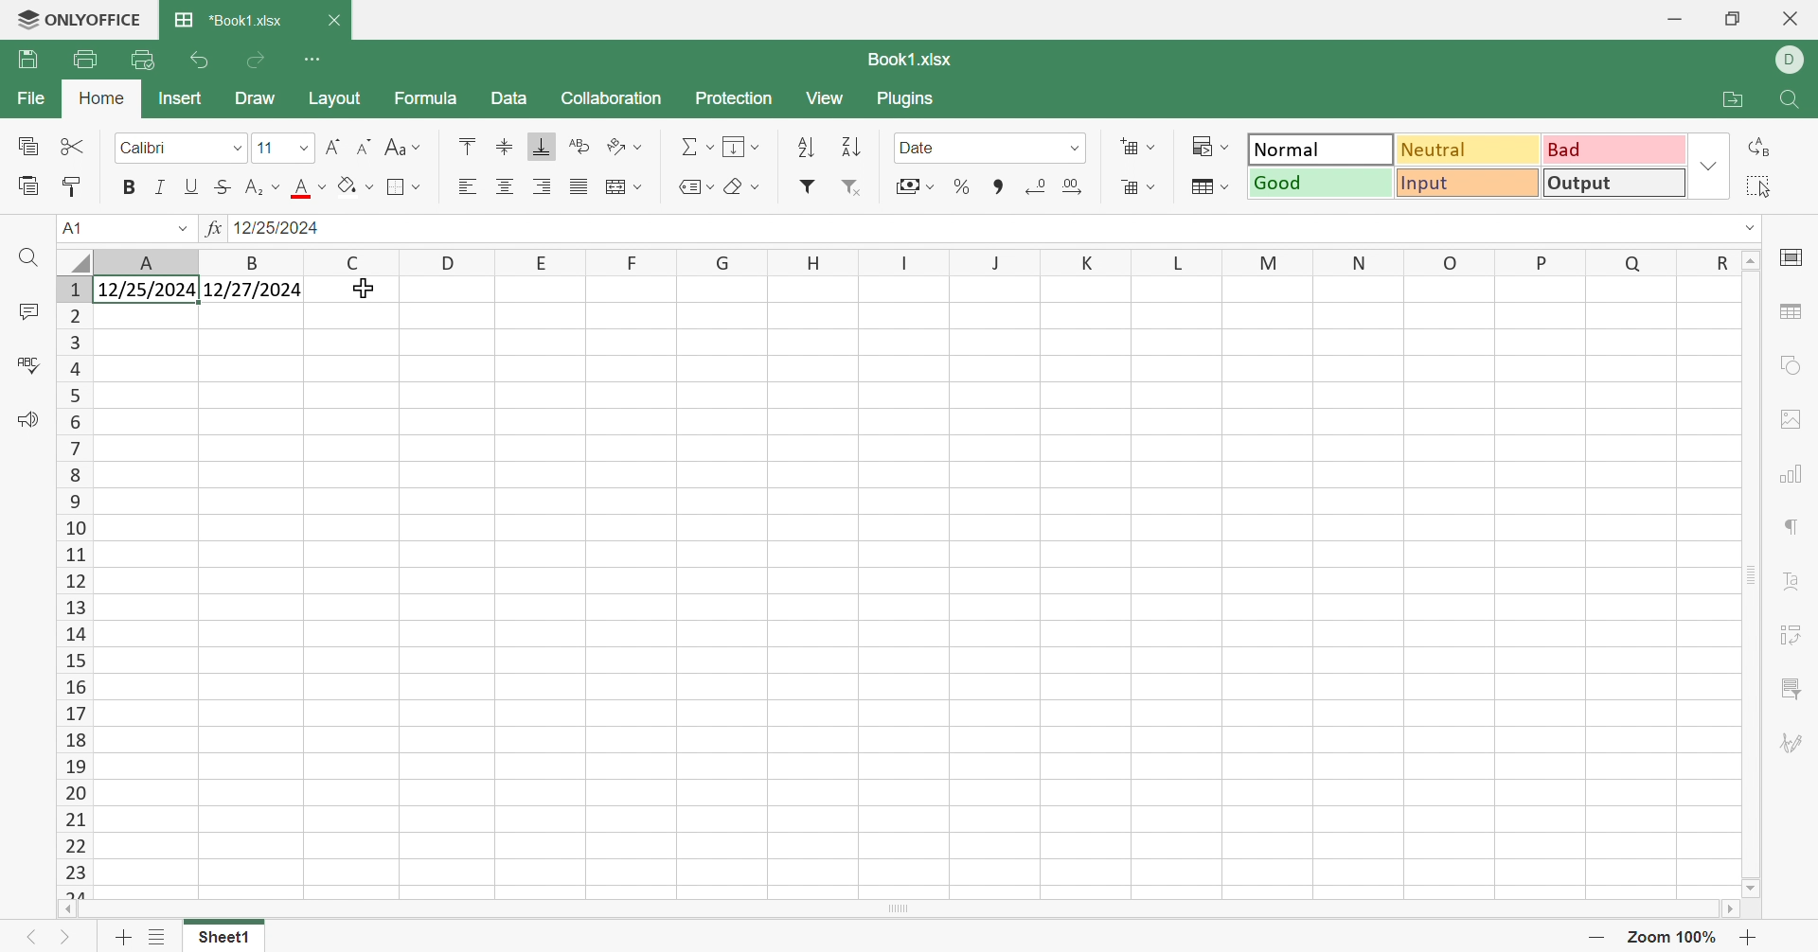 The height and width of the screenshot is (952, 1818). Describe the element at coordinates (66, 911) in the screenshot. I see `Scroll Left` at that location.